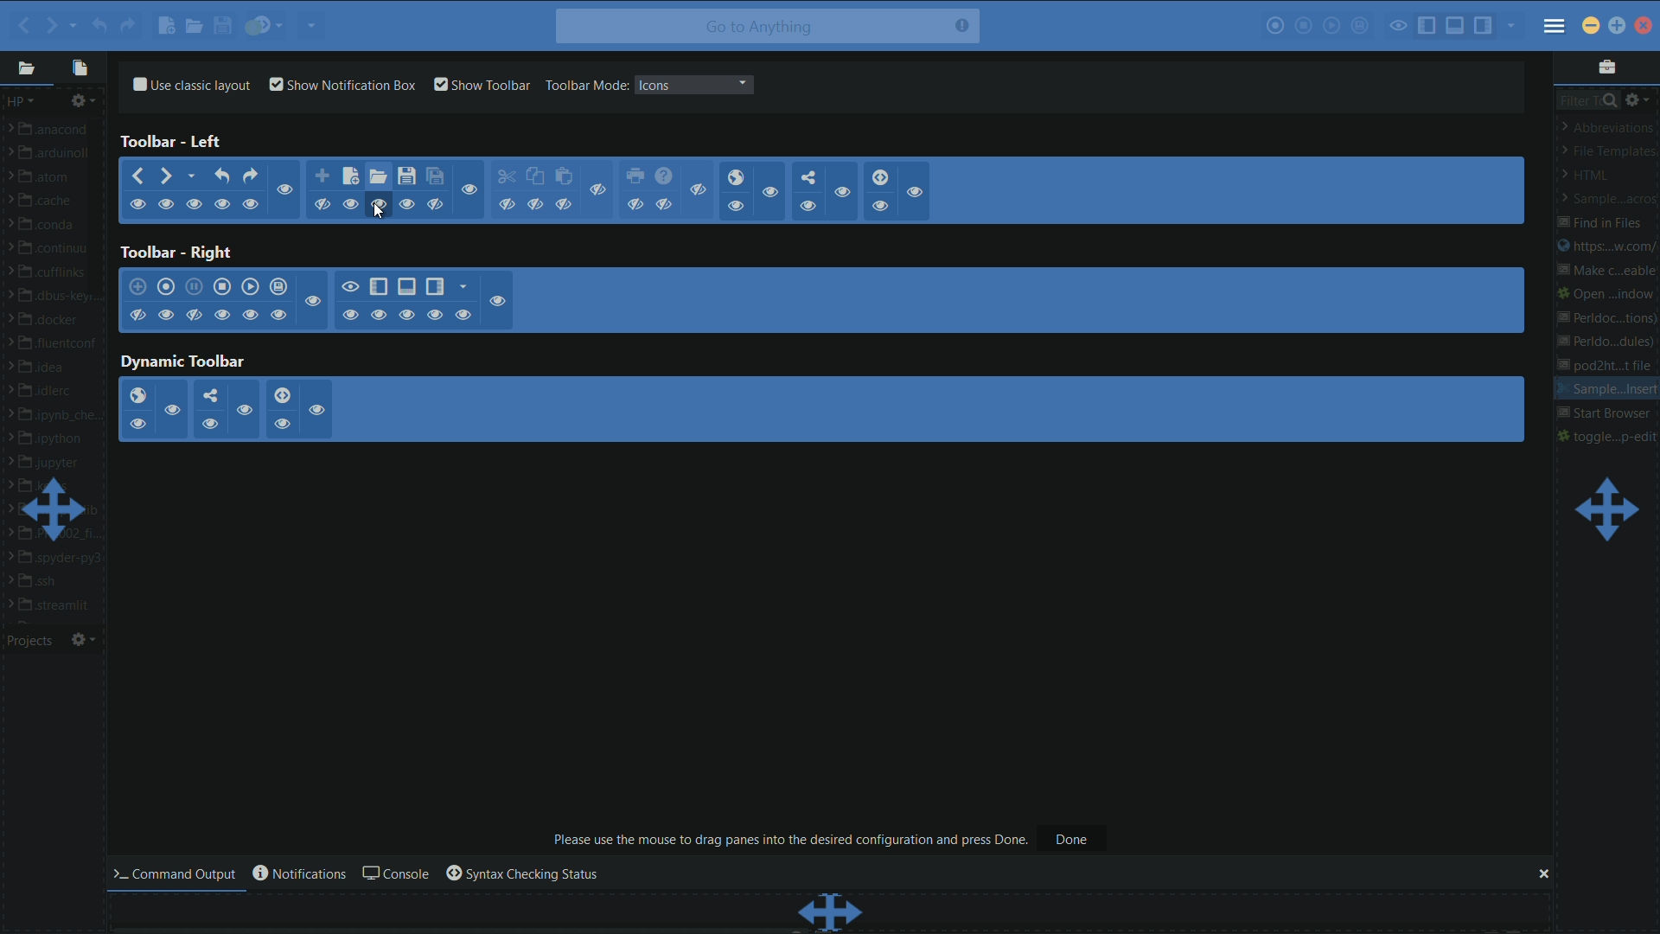  What do you see at coordinates (210, 422) in the screenshot?
I see `hide/show` at bounding box center [210, 422].